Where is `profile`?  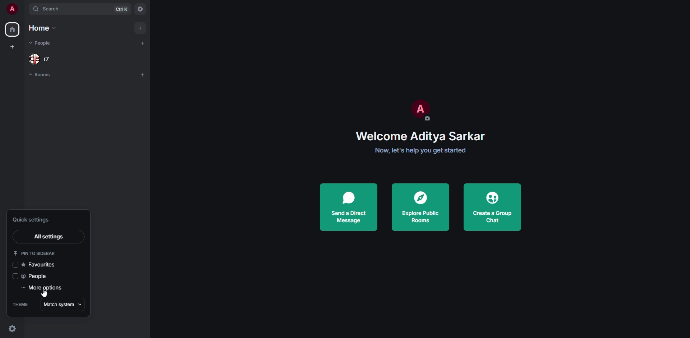 profile is located at coordinates (423, 110).